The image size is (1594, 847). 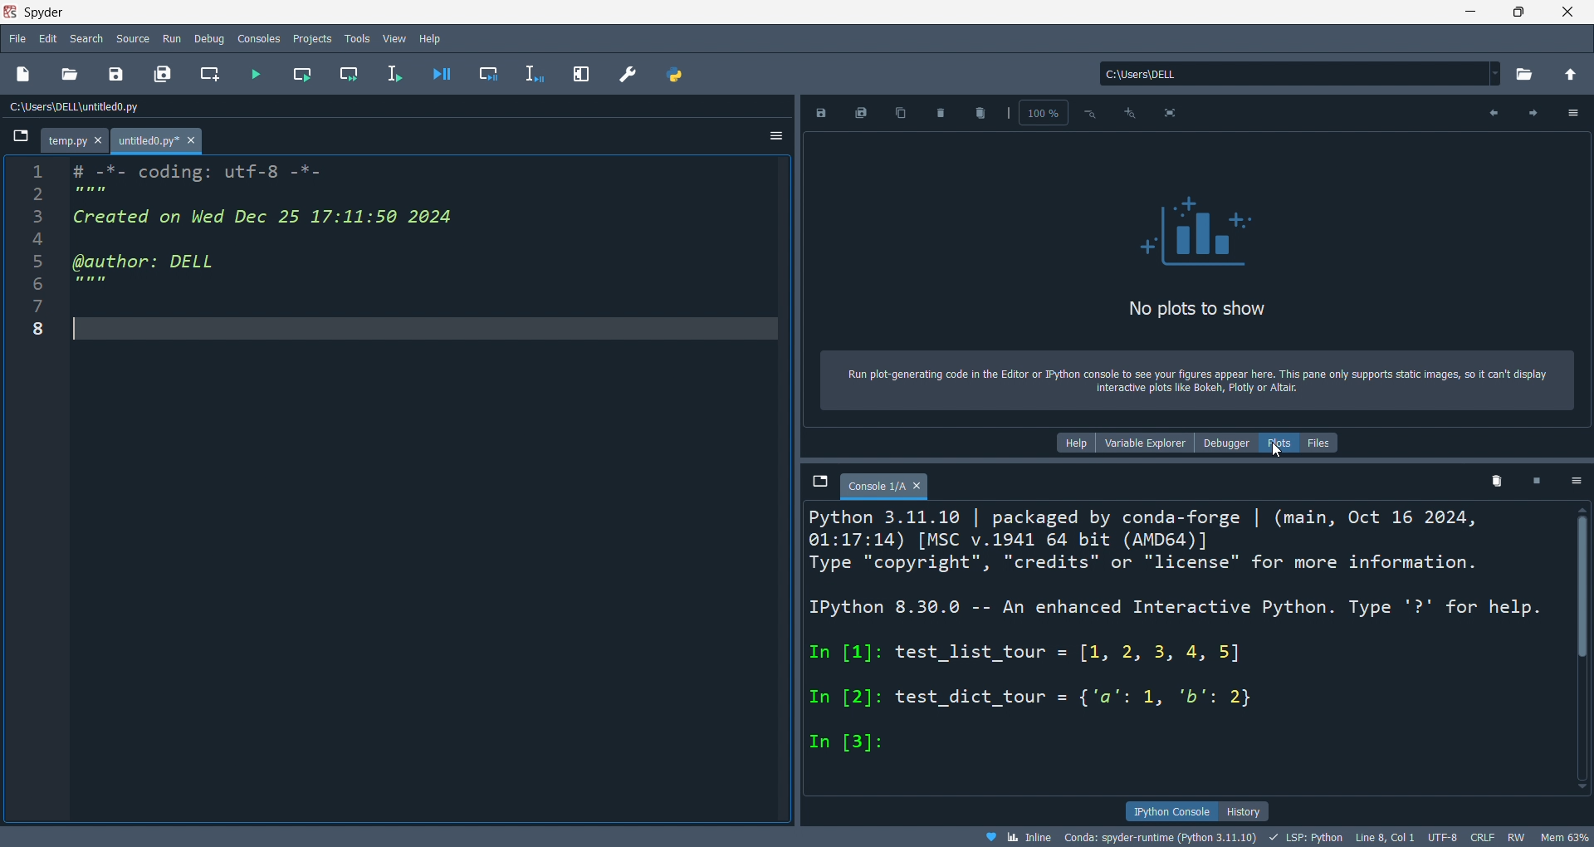 What do you see at coordinates (1582, 586) in the screenshot?
I see `scrollbar` at bounding box center [1582, 586].